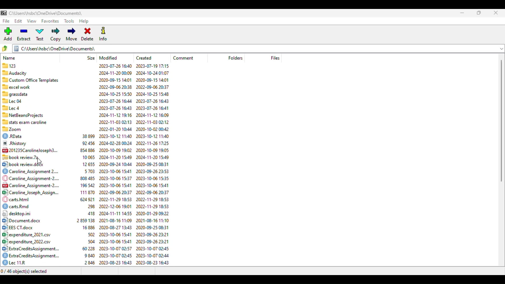 This screenshot has width=505, height=284. I want to click on info, so click(103, 33).